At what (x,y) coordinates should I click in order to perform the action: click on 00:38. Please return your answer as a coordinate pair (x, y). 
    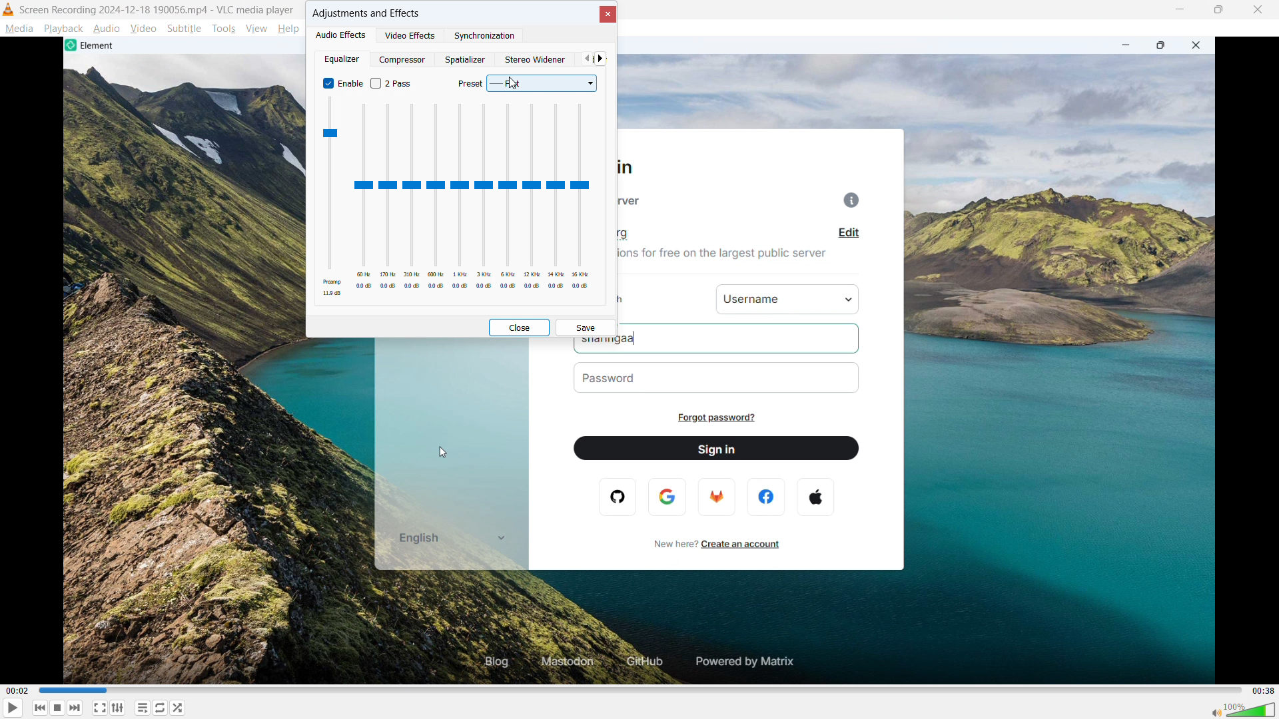
    Looking at the image, I should click on (1262, 690).